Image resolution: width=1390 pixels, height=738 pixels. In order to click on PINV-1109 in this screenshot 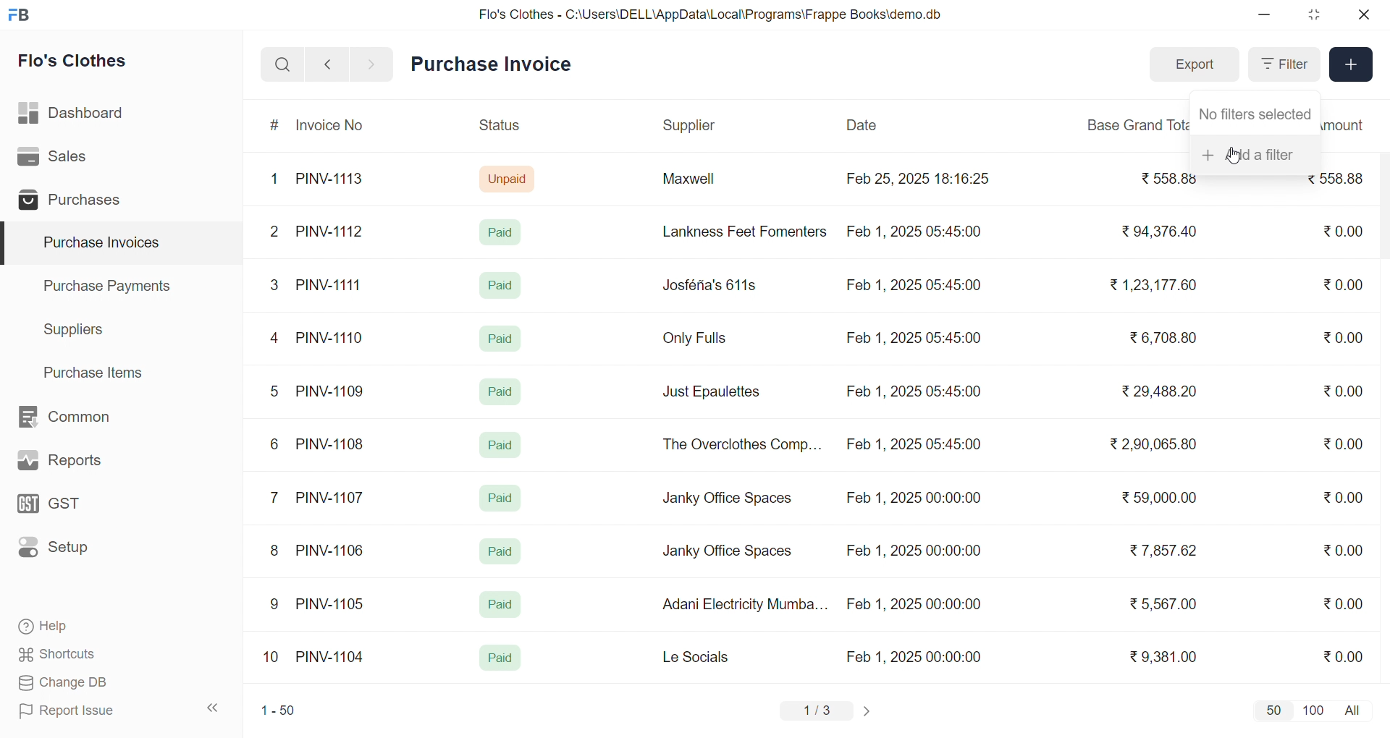, I will do `click(332, 391)`.